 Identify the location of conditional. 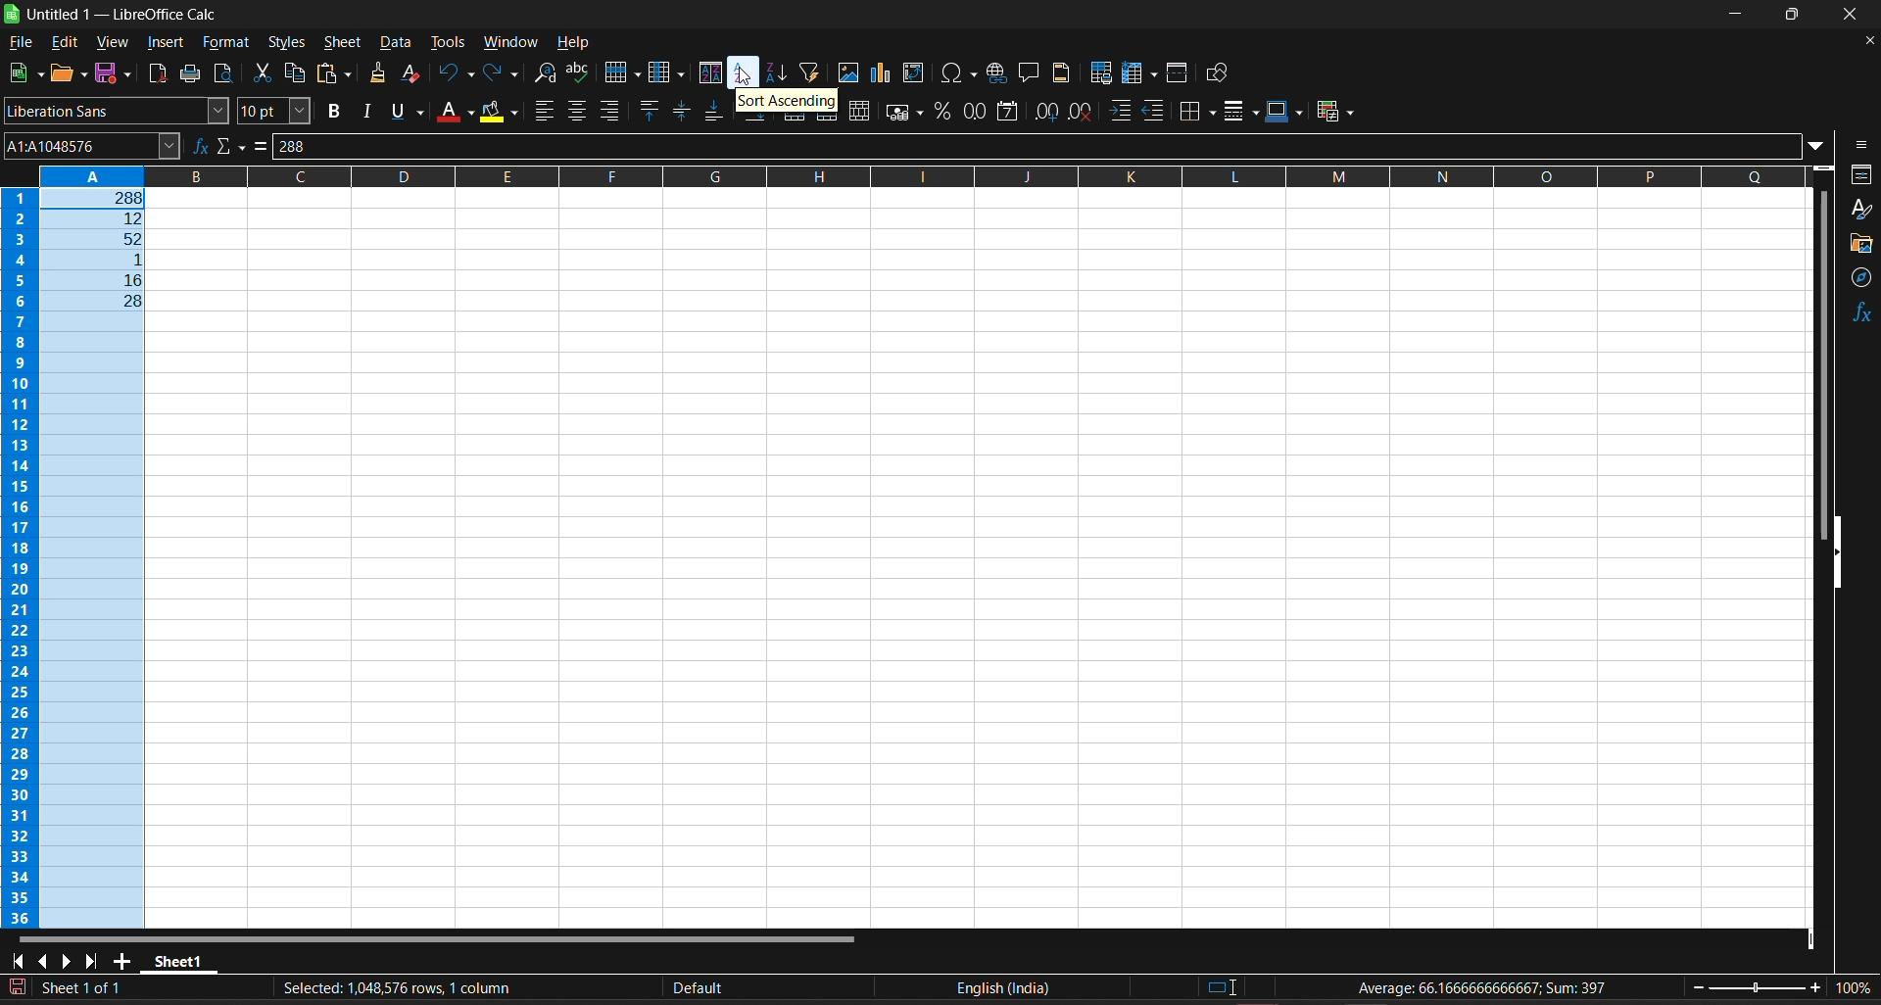
(1336, 110).